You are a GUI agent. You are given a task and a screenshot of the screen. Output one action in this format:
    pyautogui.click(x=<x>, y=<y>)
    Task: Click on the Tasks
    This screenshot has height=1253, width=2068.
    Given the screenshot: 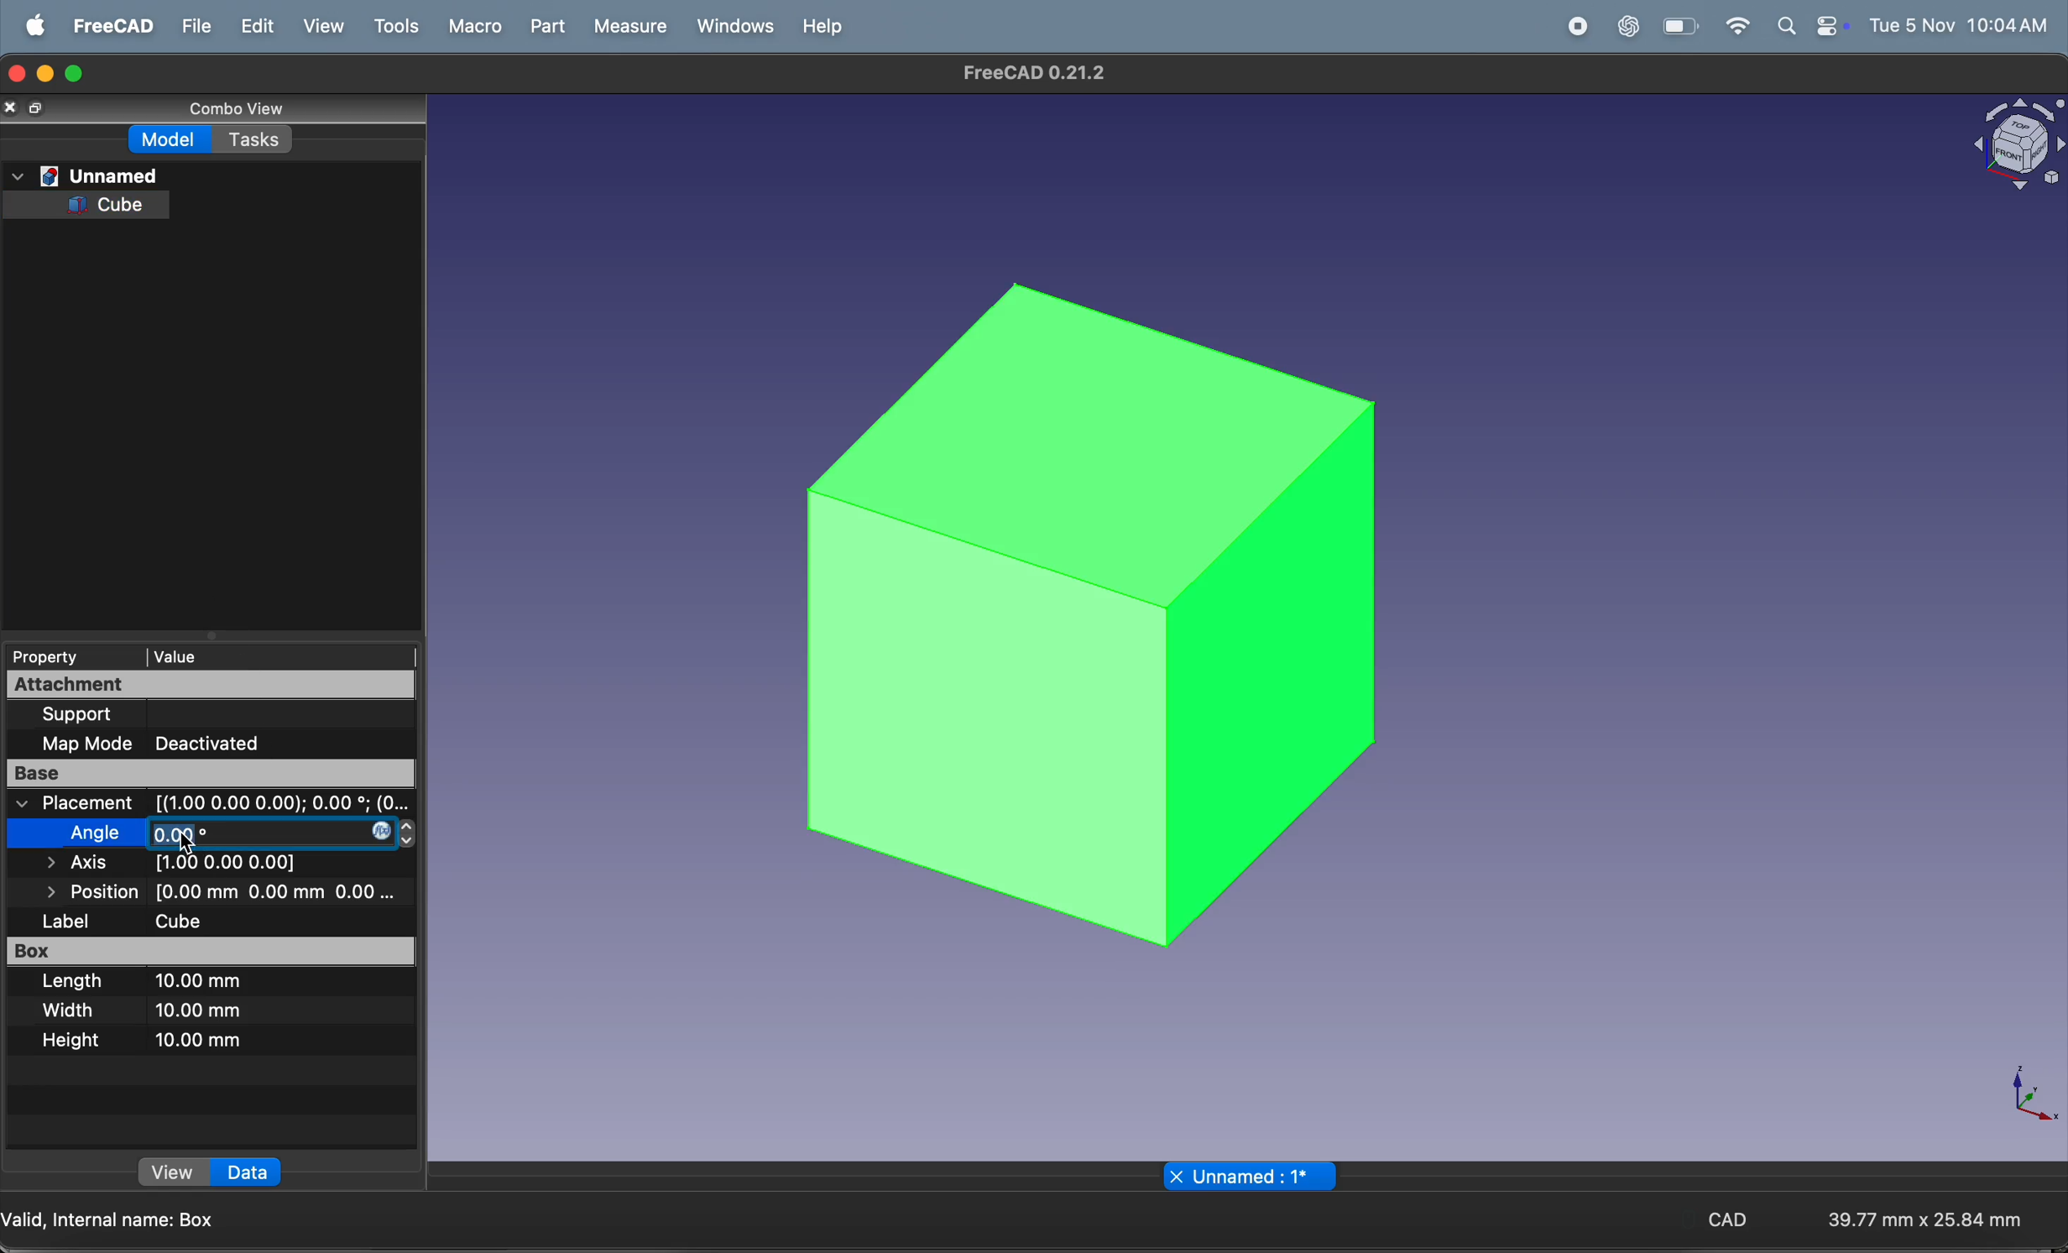 What is the action you would take?
    pyautogui.click(x=258, y=141)
    